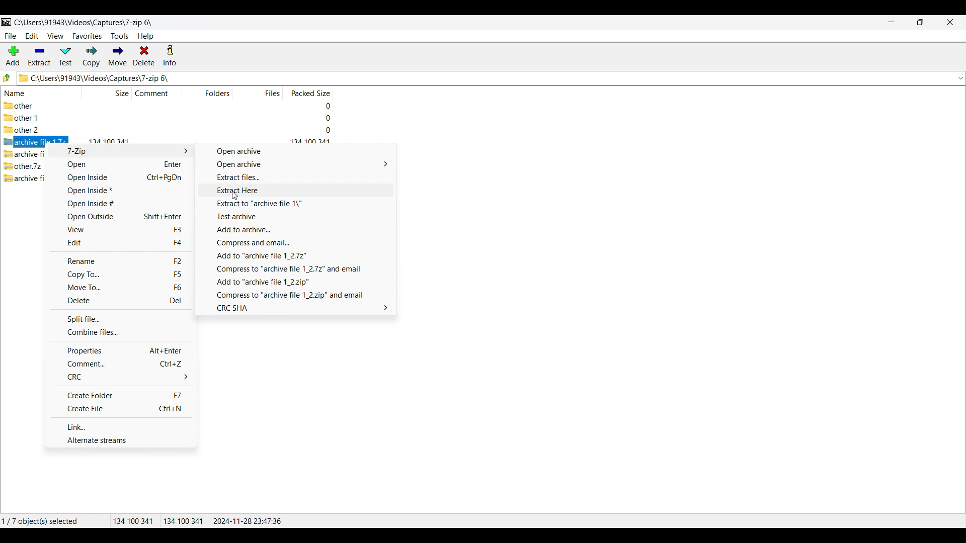  What do you see at coordinates (121, 395) in the screenshot?
I see `Create folder` at bounding box center [121, 395].